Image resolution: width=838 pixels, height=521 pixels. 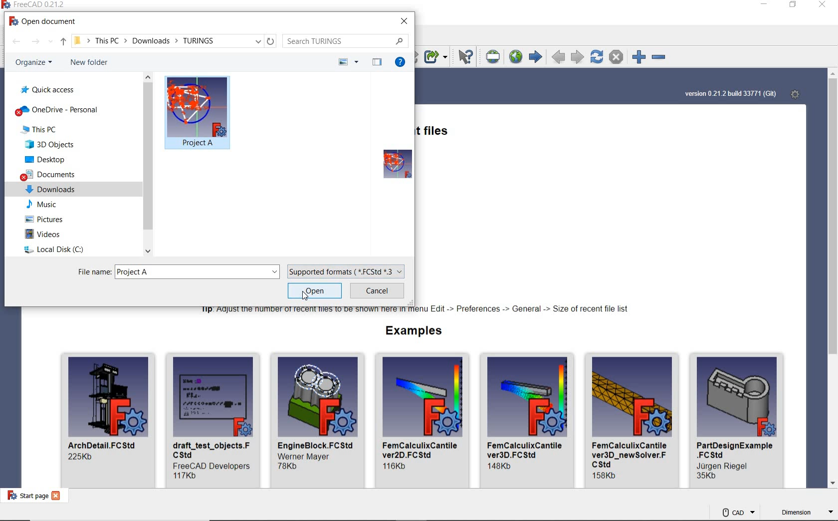 I want to click on BACK, so click(x=16, y=42).